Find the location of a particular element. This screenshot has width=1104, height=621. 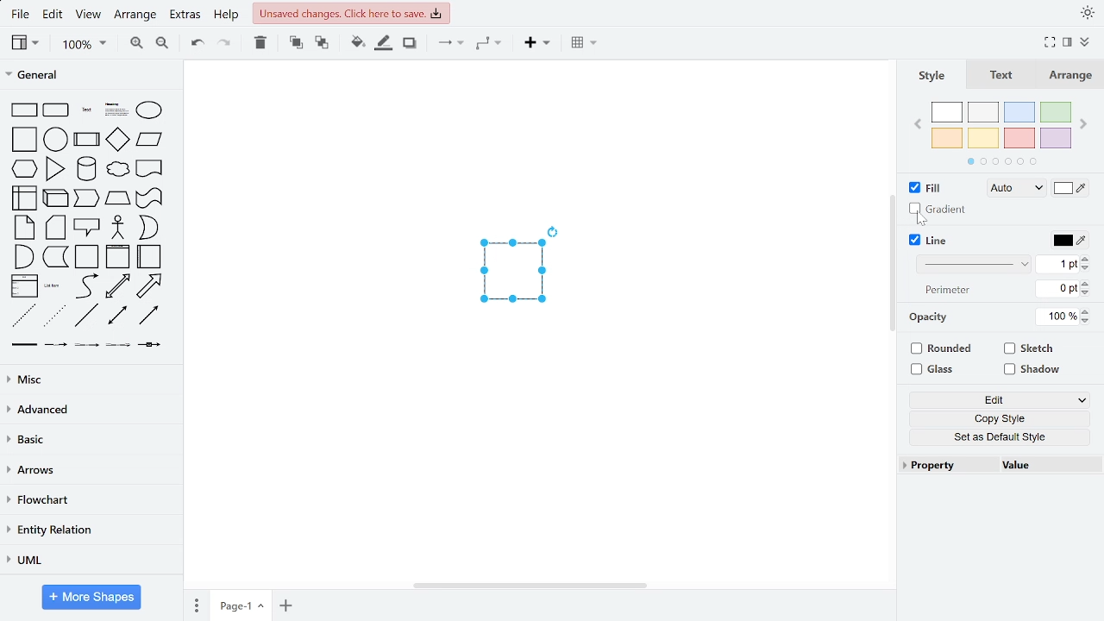

Gradient is located at coordinates (938, 210).